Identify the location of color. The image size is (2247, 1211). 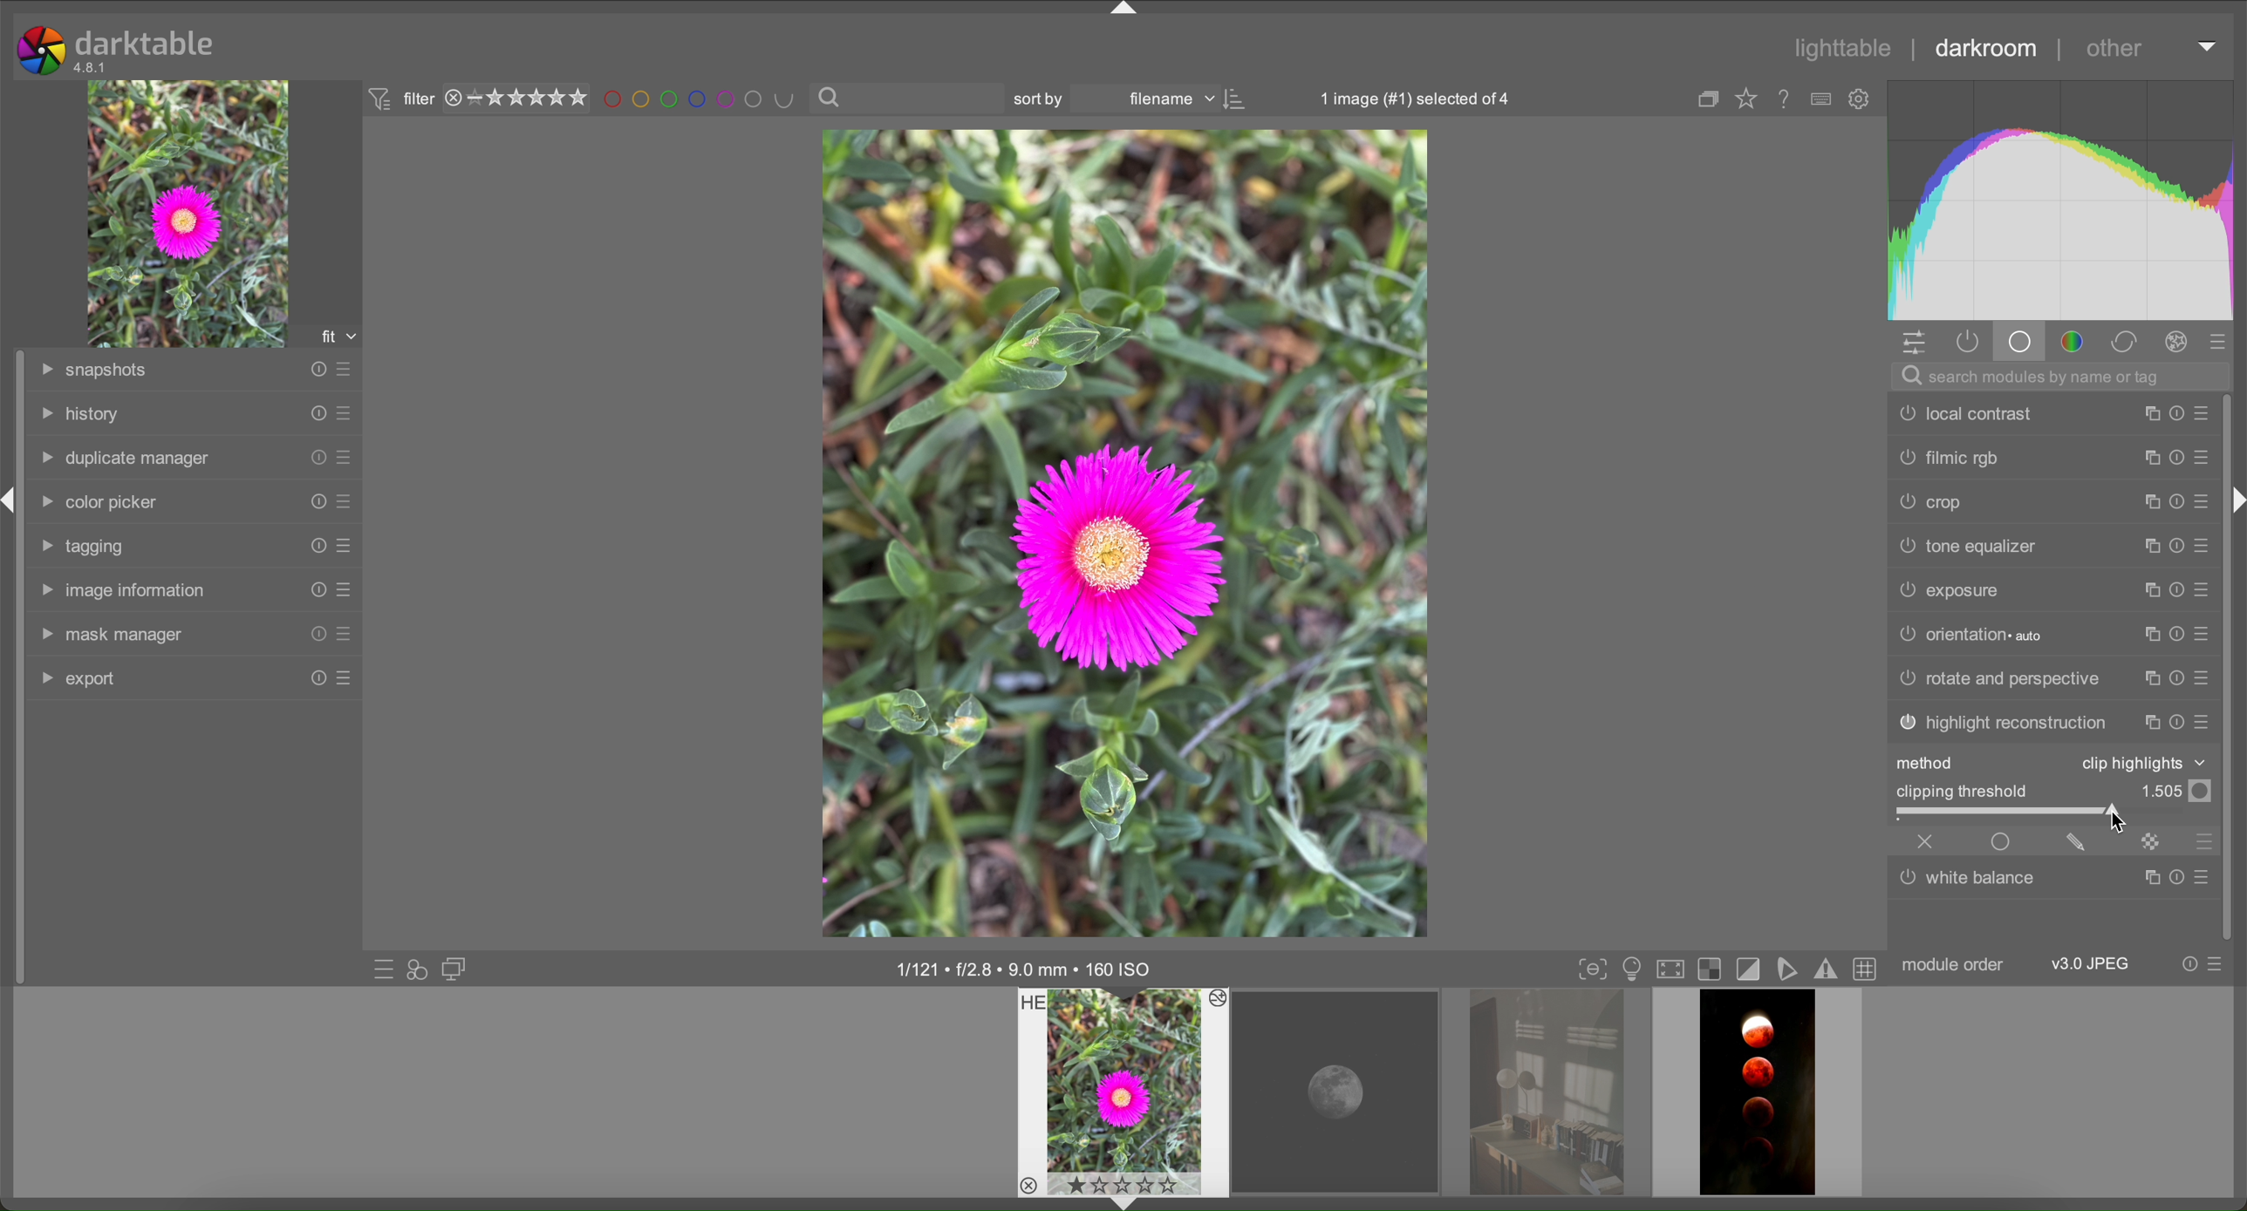
(2069, 341).